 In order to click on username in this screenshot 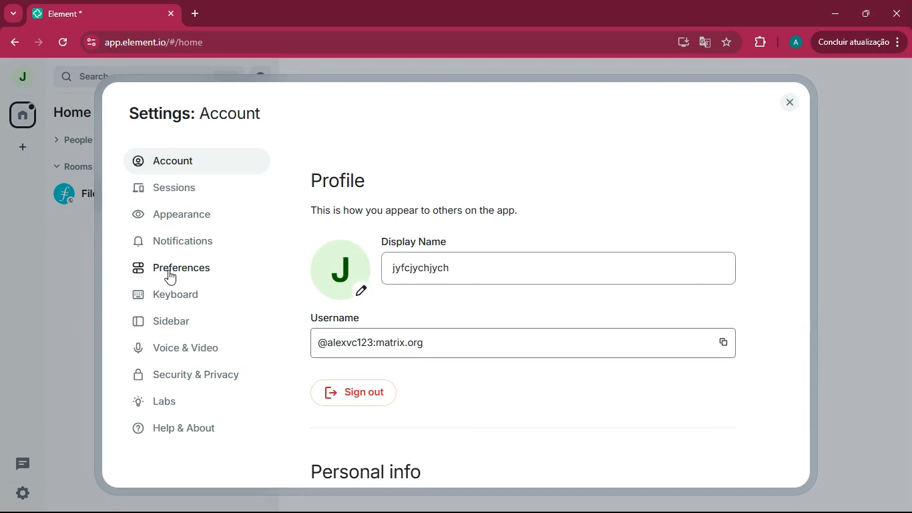, I will do `click(334, 318)`.